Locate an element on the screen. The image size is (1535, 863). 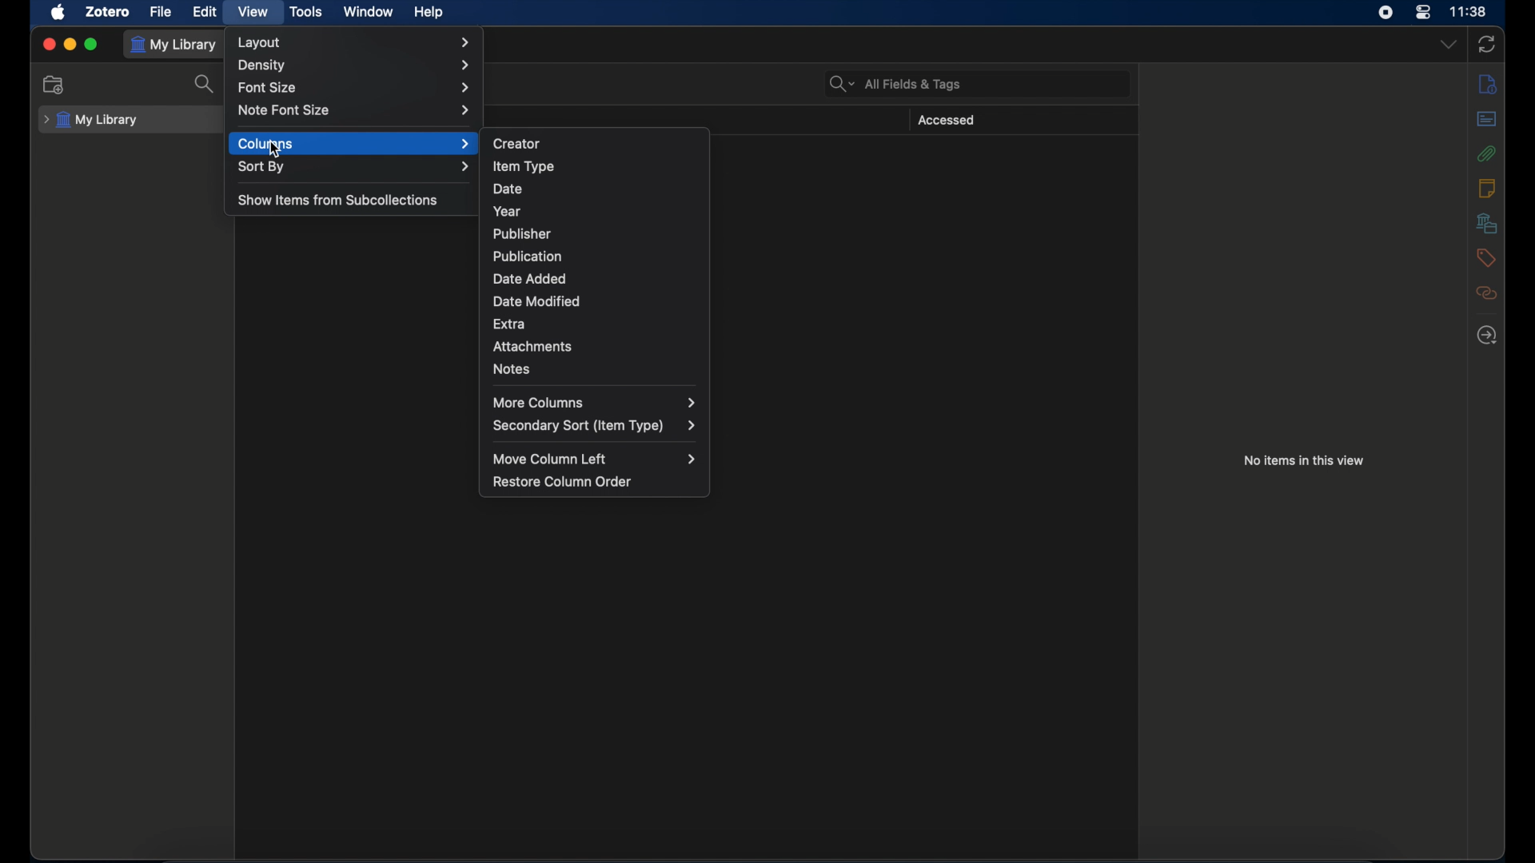
attachments is located at coordinates (1487, 153).